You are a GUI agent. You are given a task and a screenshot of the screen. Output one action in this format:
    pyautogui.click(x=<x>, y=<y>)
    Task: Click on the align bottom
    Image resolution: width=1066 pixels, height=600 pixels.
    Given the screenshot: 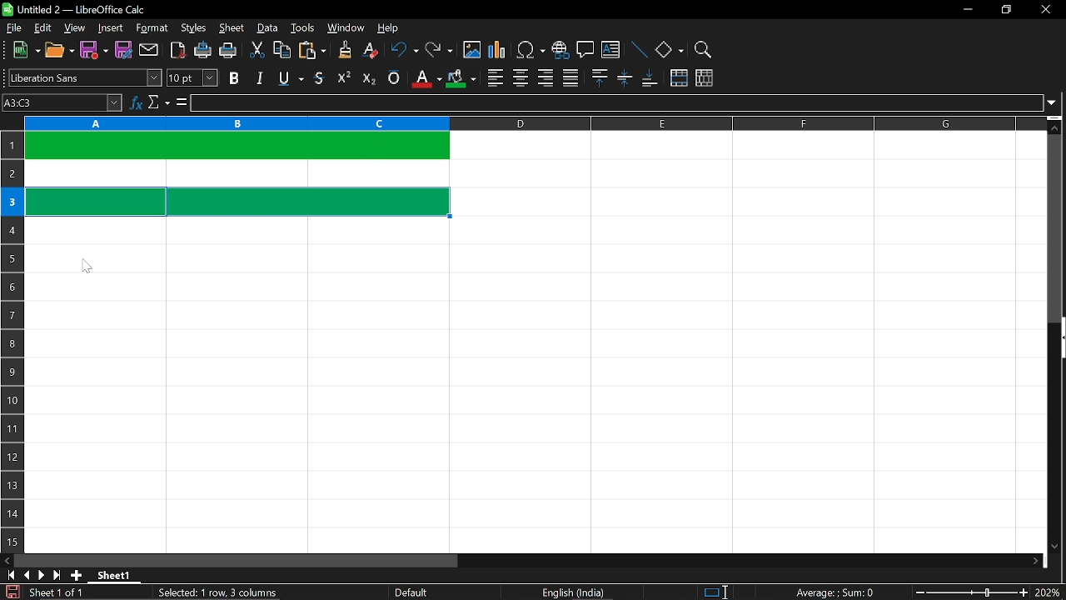 What is the action you would take?
    pyautogui.click(x=649, y=79)
    